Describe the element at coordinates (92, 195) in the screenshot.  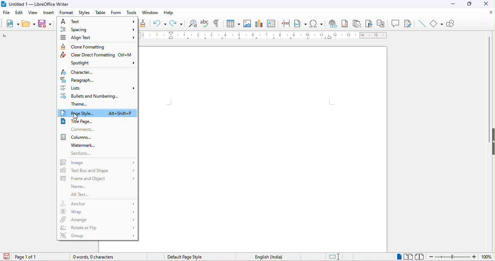
I see `alt text` at that location.